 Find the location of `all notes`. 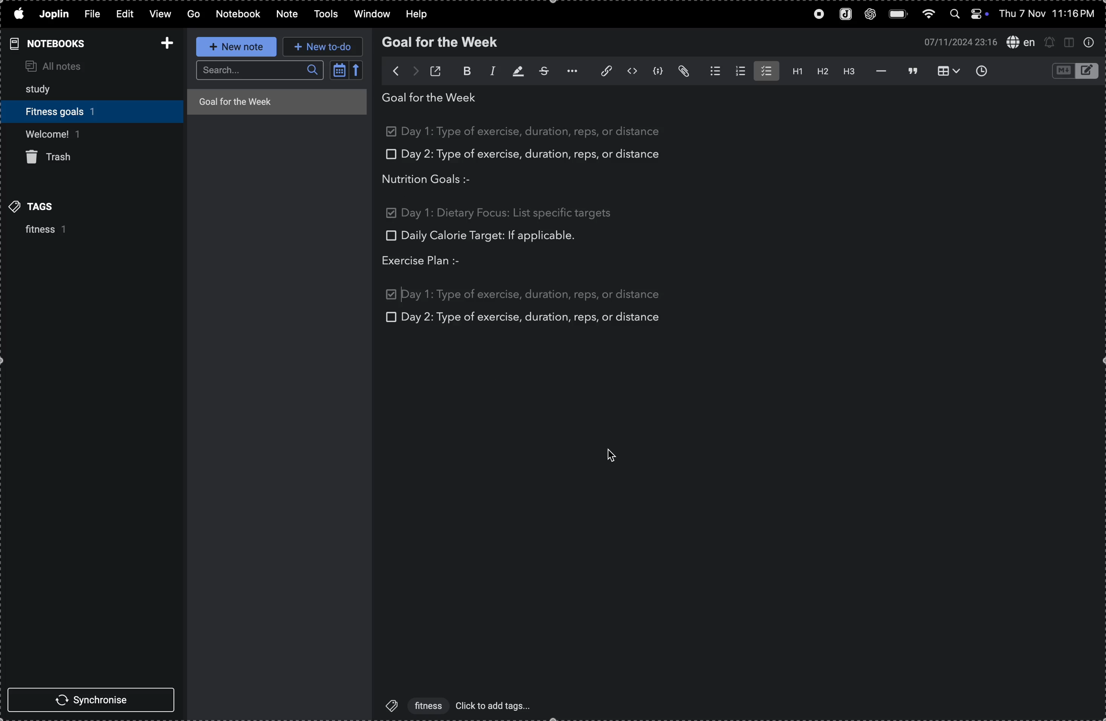

all notes is located at coordinates (73, 65).